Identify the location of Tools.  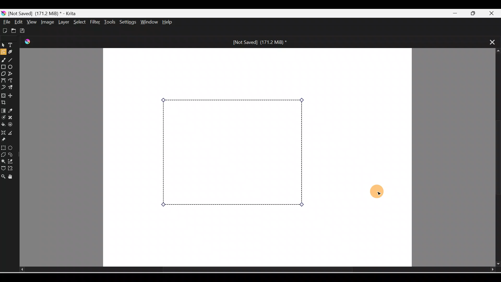
(111, 22).